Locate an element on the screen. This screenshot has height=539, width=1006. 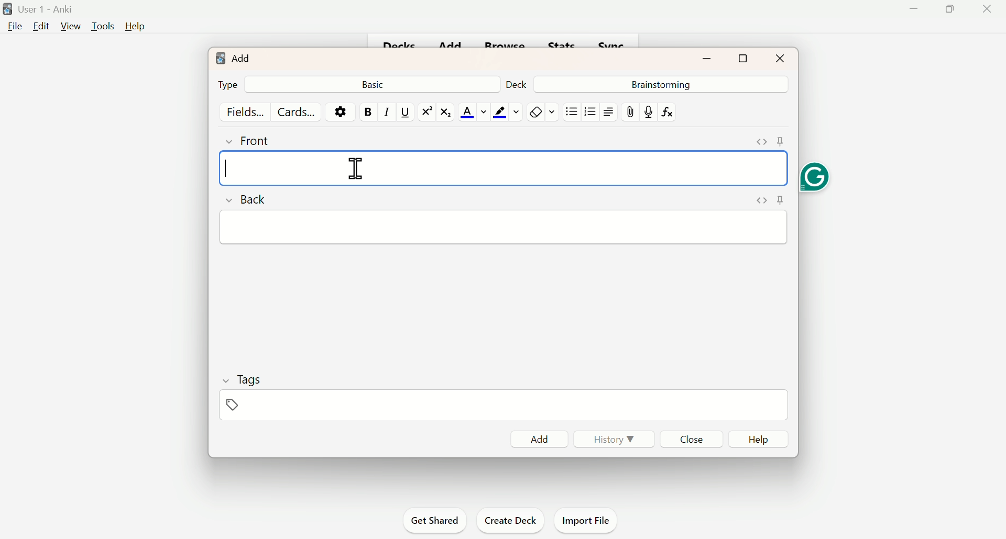
 is located at coordinates (43, 25).